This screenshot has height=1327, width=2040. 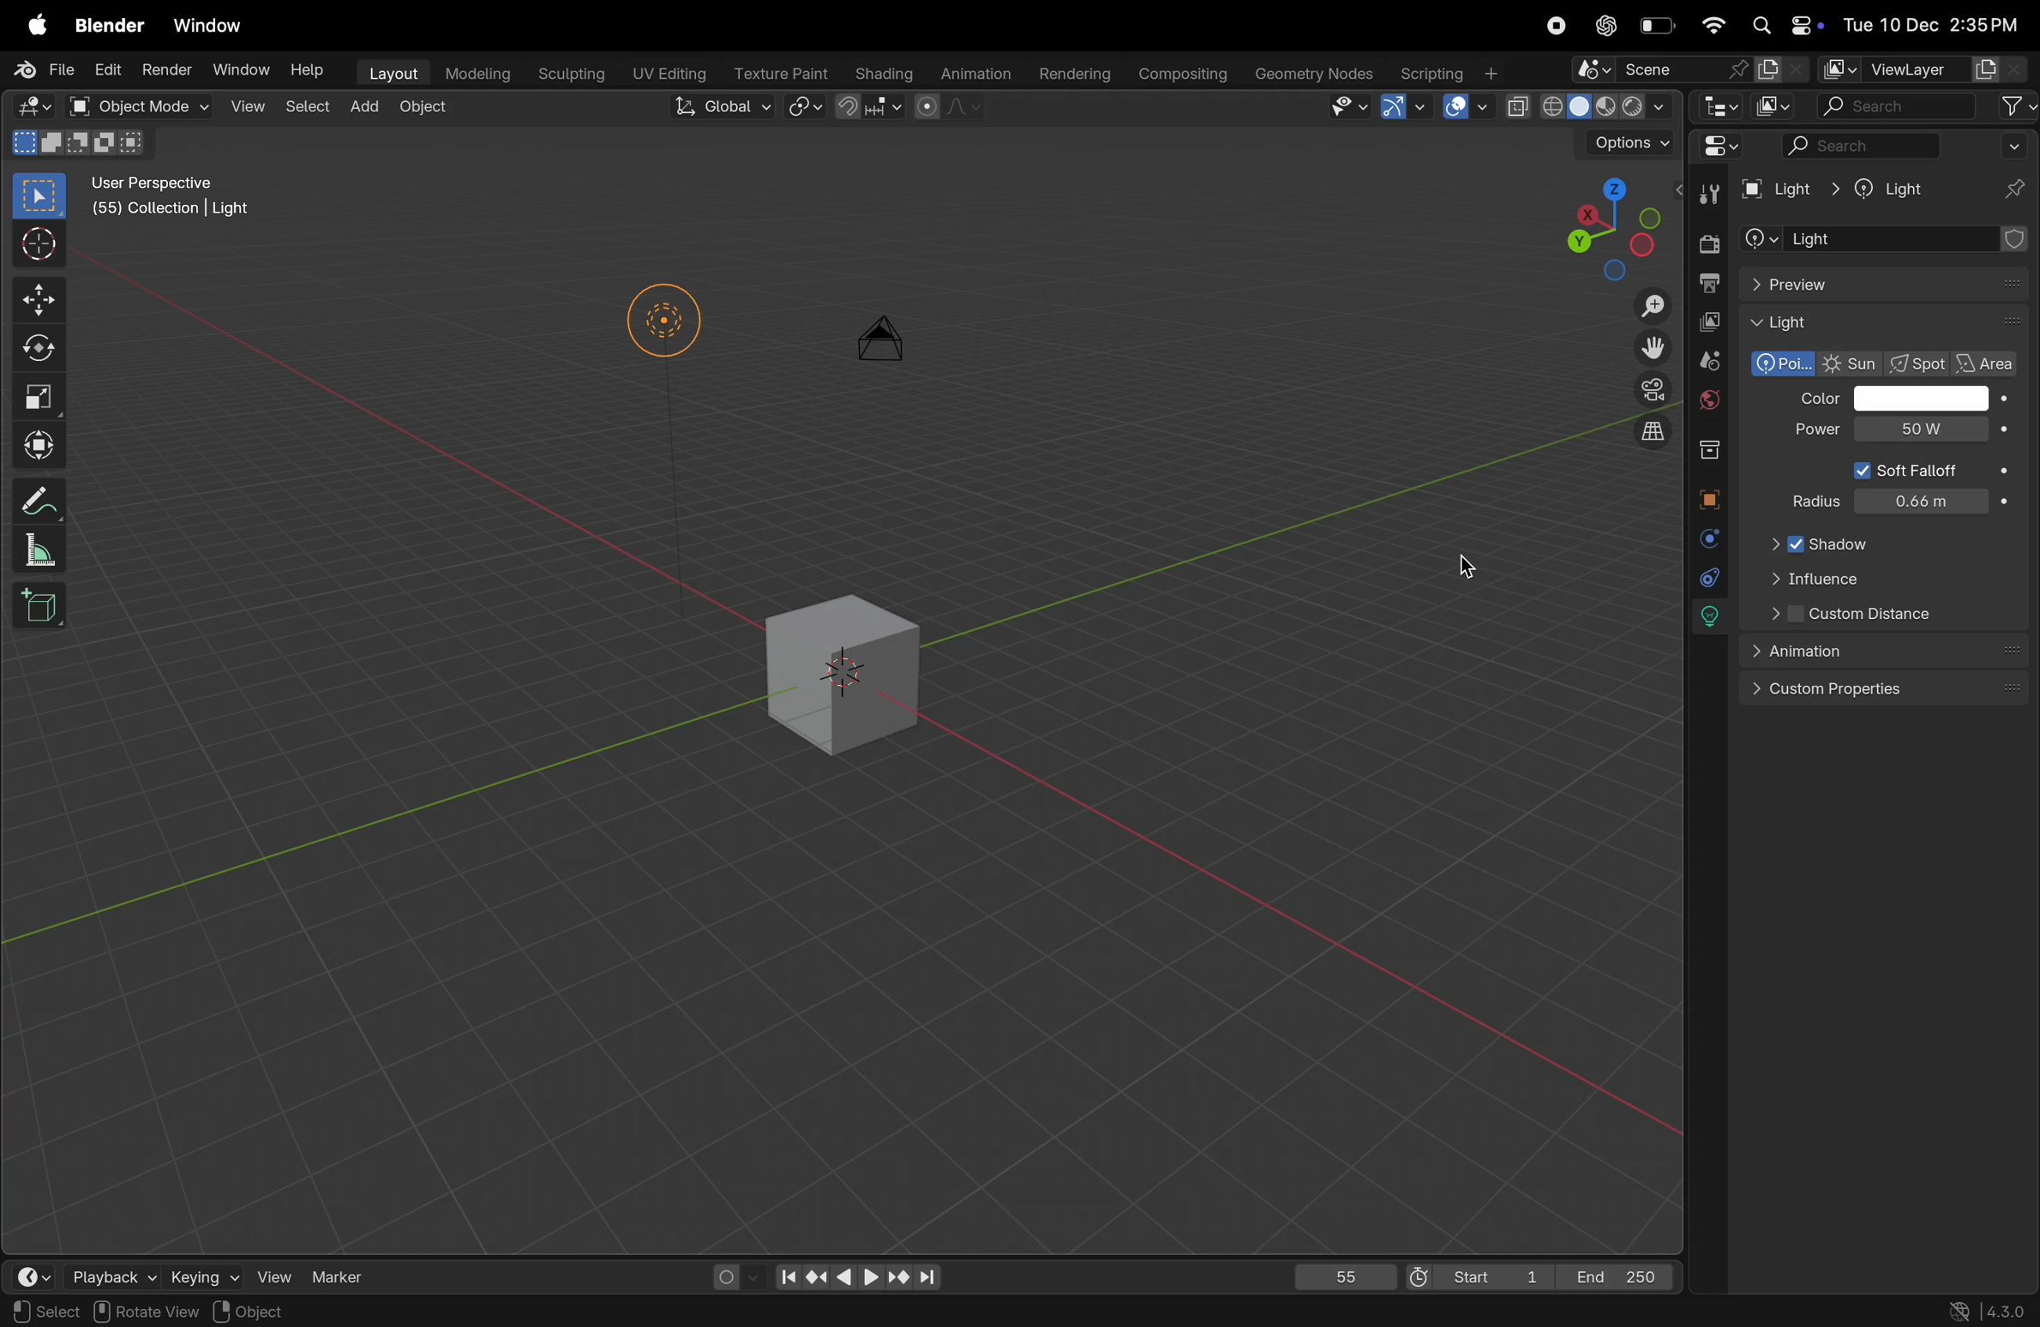 I want to click on proportional editing objects, so click(x=945, y=110).